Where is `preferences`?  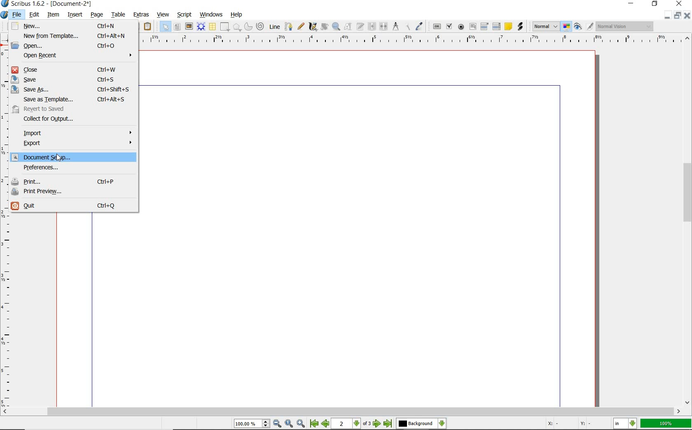 preferences is located at coordinates (74, 168).